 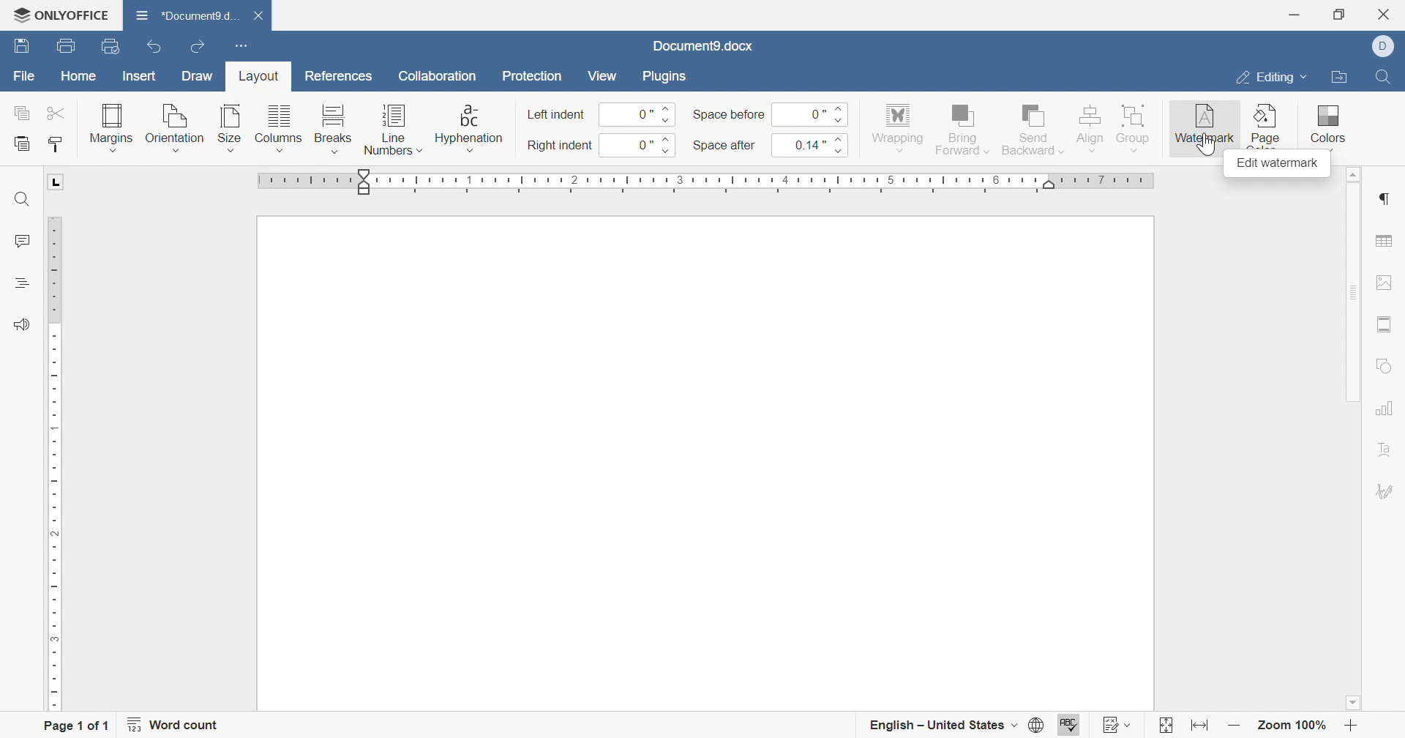 I want to click on ONLYOFFICE, so click(x=60, y=12).